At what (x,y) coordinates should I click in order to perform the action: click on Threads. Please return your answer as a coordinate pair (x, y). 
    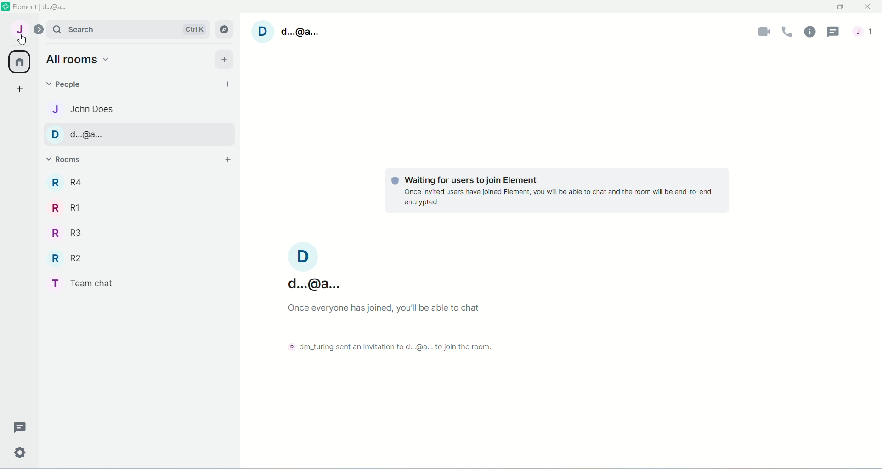
    Looking at the image, I should click on (24, 427).